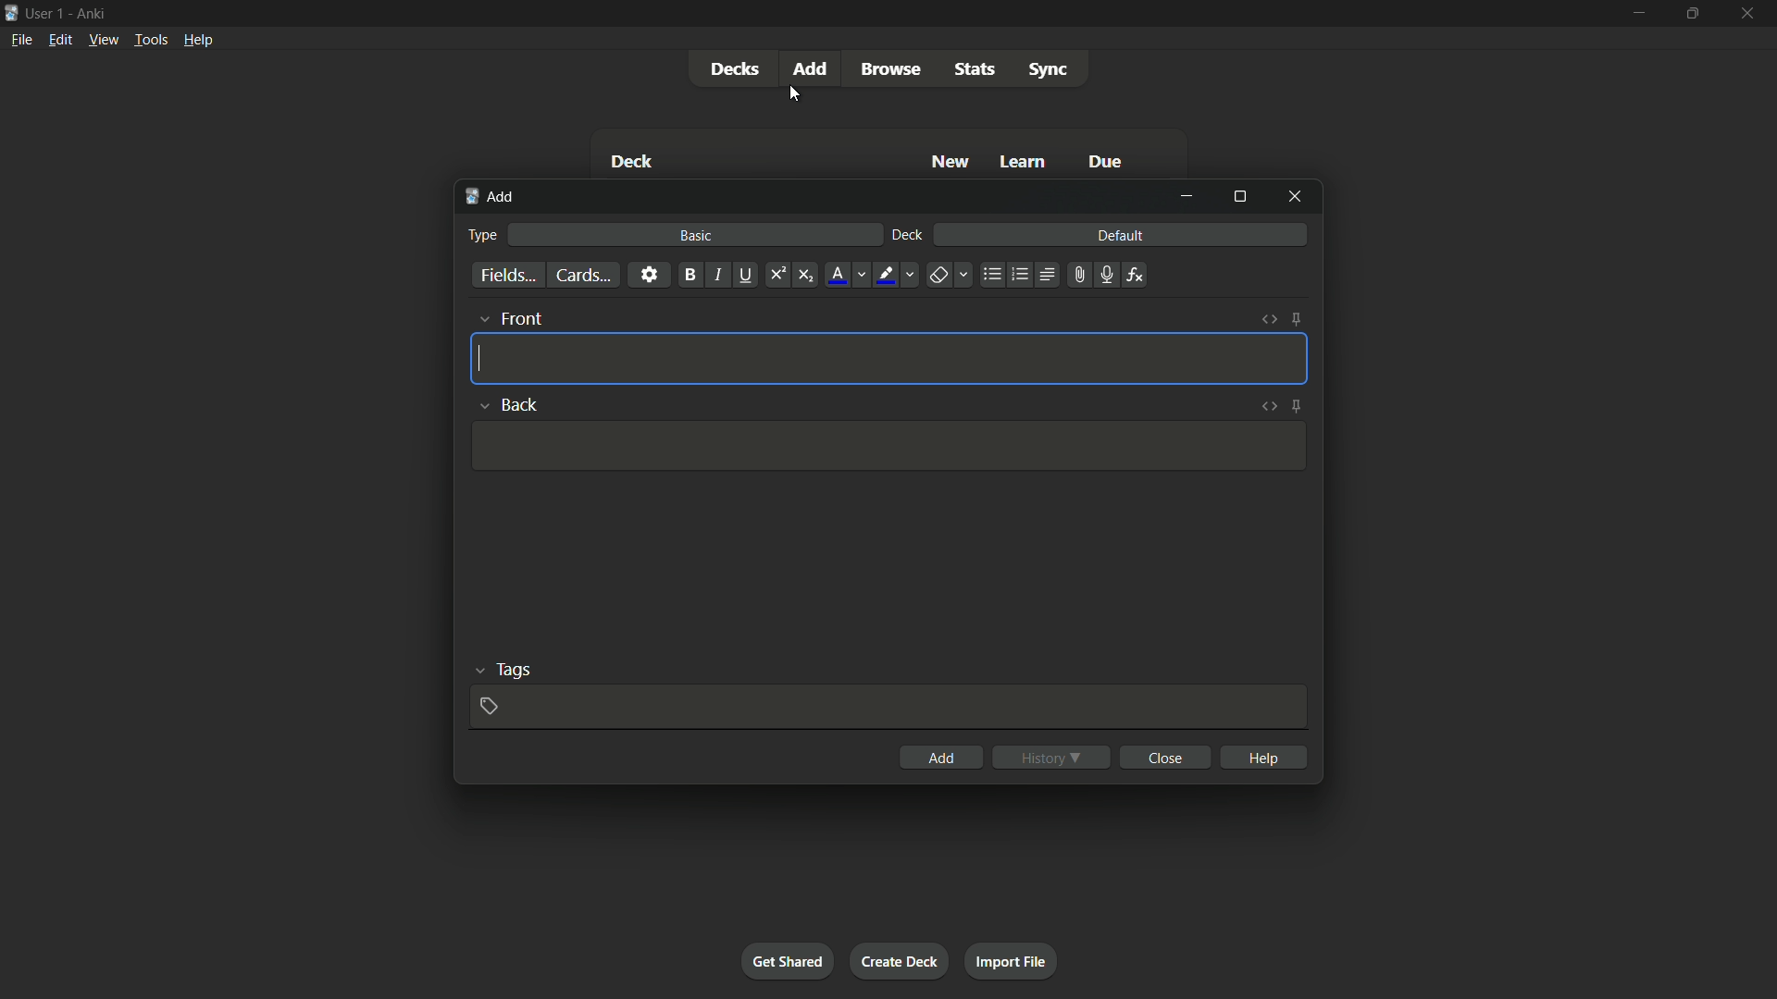  Describe the element at coordinates (951, 161) in the screenshot. I see `new` at that location.